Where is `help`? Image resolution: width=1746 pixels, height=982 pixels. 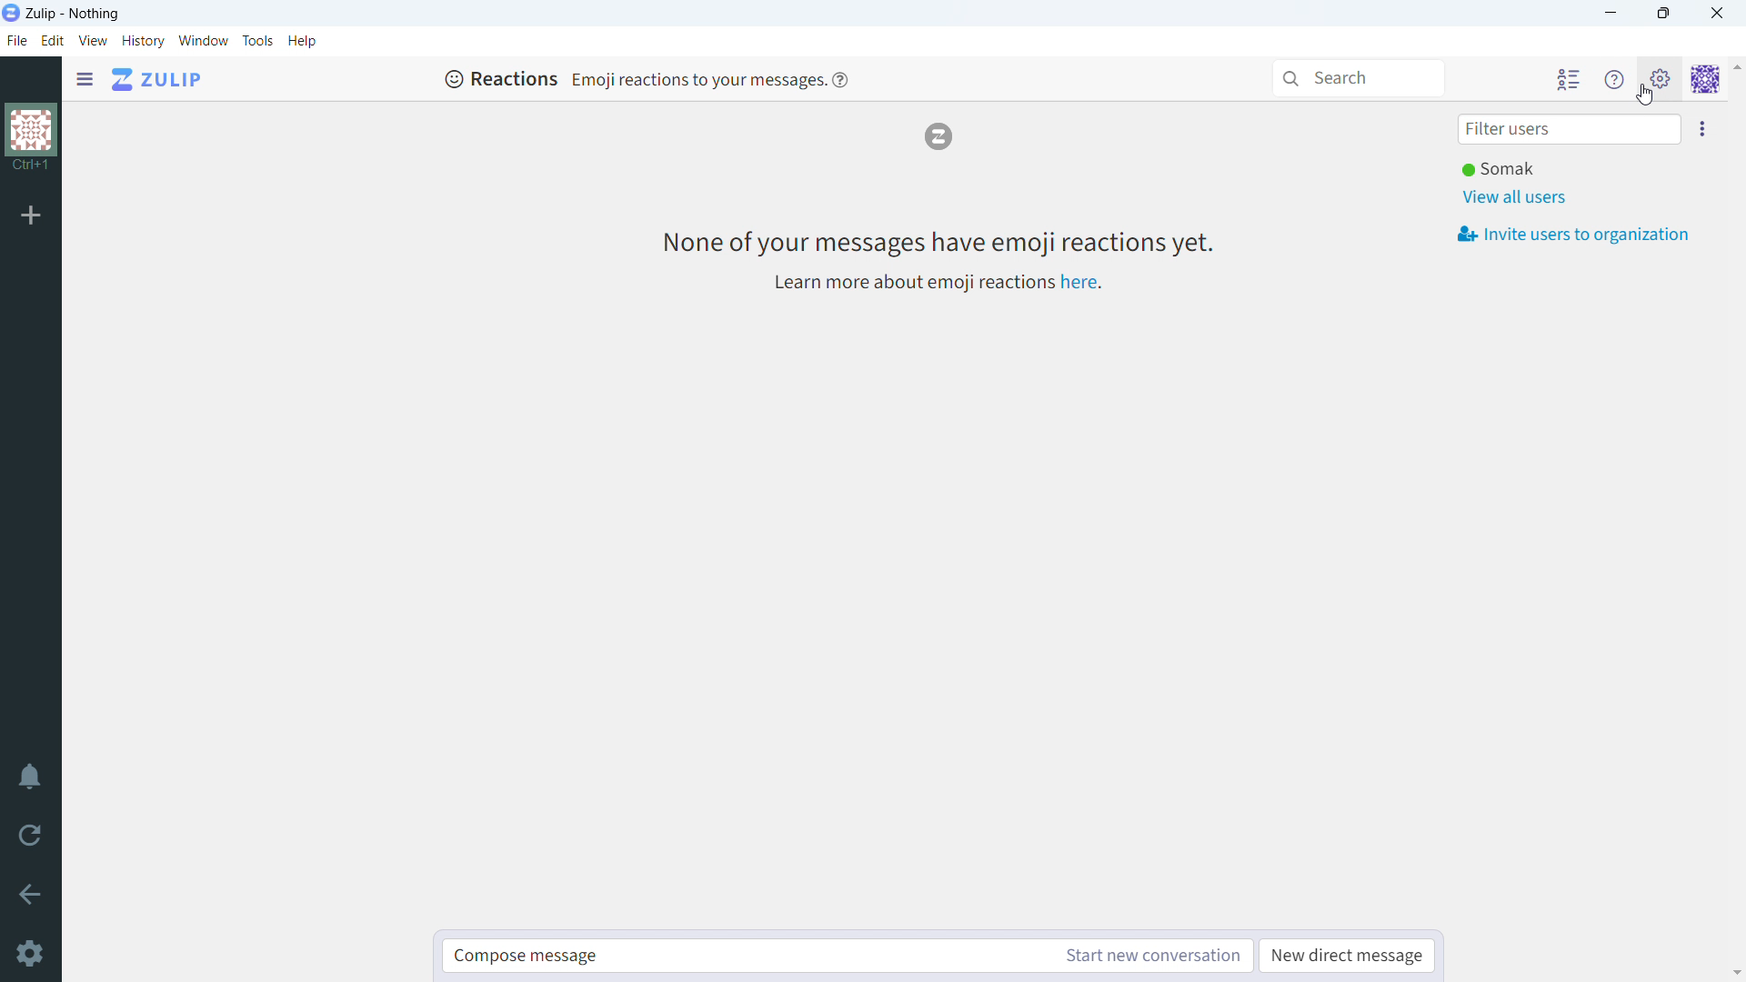
help is located at coordinates (840, 78).